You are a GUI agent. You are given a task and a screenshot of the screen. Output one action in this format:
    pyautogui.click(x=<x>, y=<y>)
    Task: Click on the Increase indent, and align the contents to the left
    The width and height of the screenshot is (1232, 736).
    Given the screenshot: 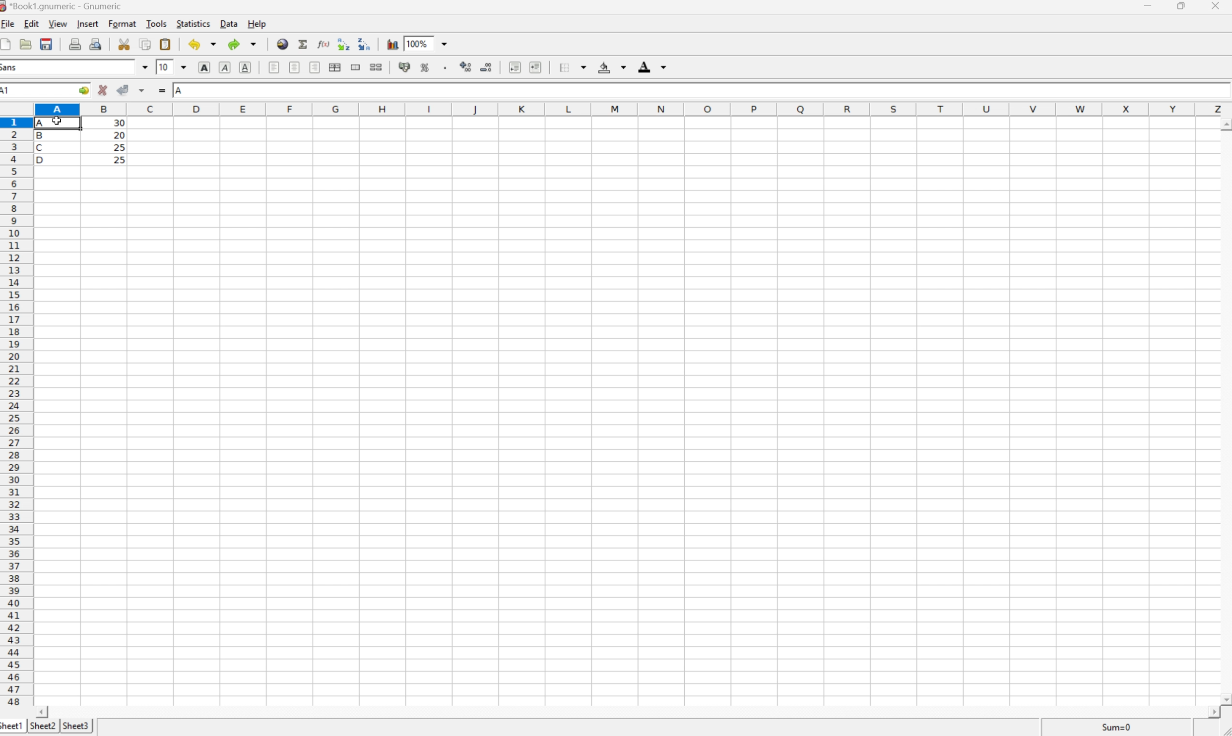 What is the action you would take?
    pyautogui.click(x=538, y=67)
    